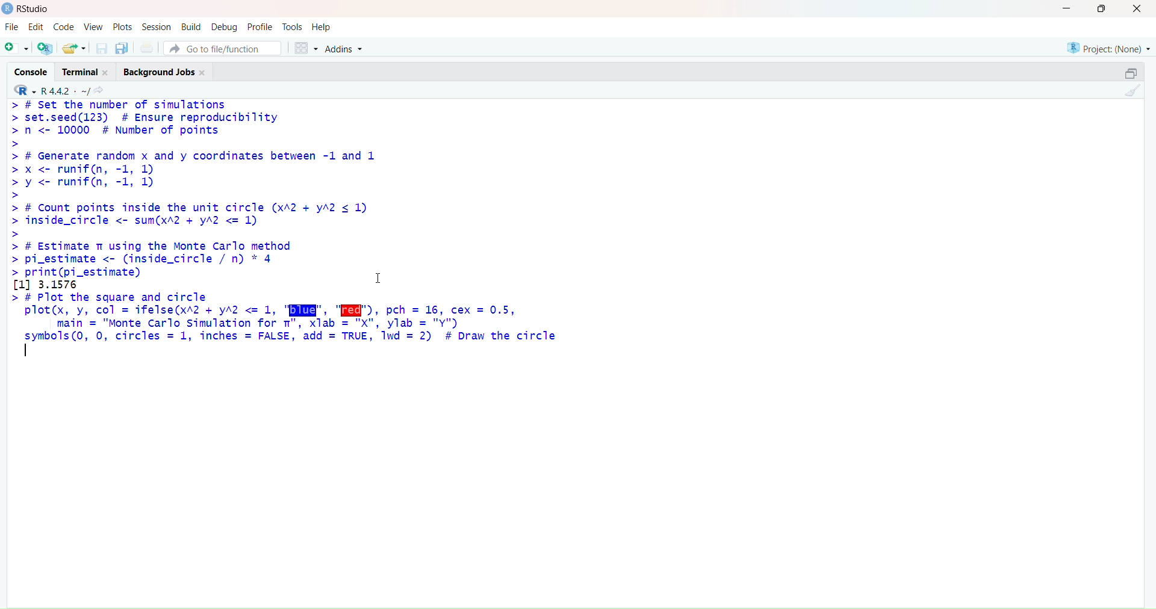 The height and width of the screenshot is (609, 1156). I want to click on Help, so click(324, 26).